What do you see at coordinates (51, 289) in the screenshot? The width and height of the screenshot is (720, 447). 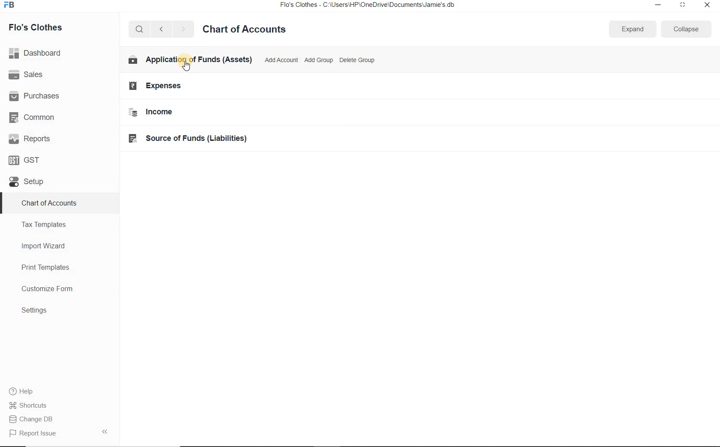 I see `Customize Form` at bounding box center [51, 289].